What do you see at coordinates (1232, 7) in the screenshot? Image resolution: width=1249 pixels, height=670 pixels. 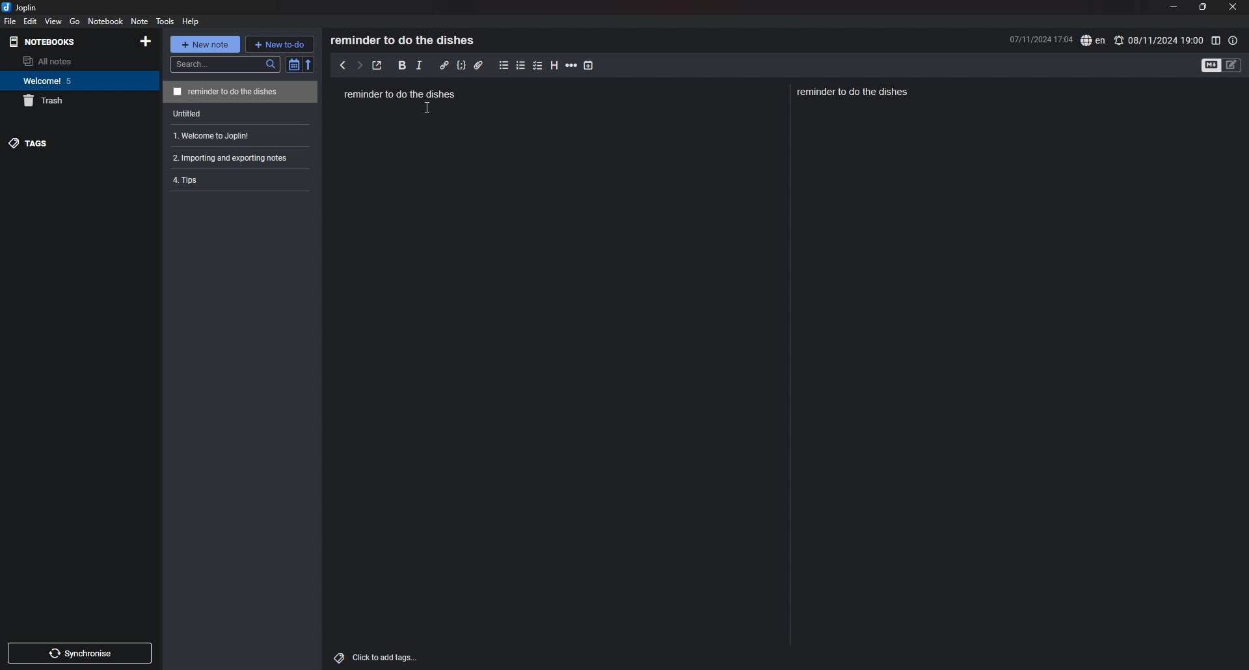 I see `close` at bounding box center [1232, 7].